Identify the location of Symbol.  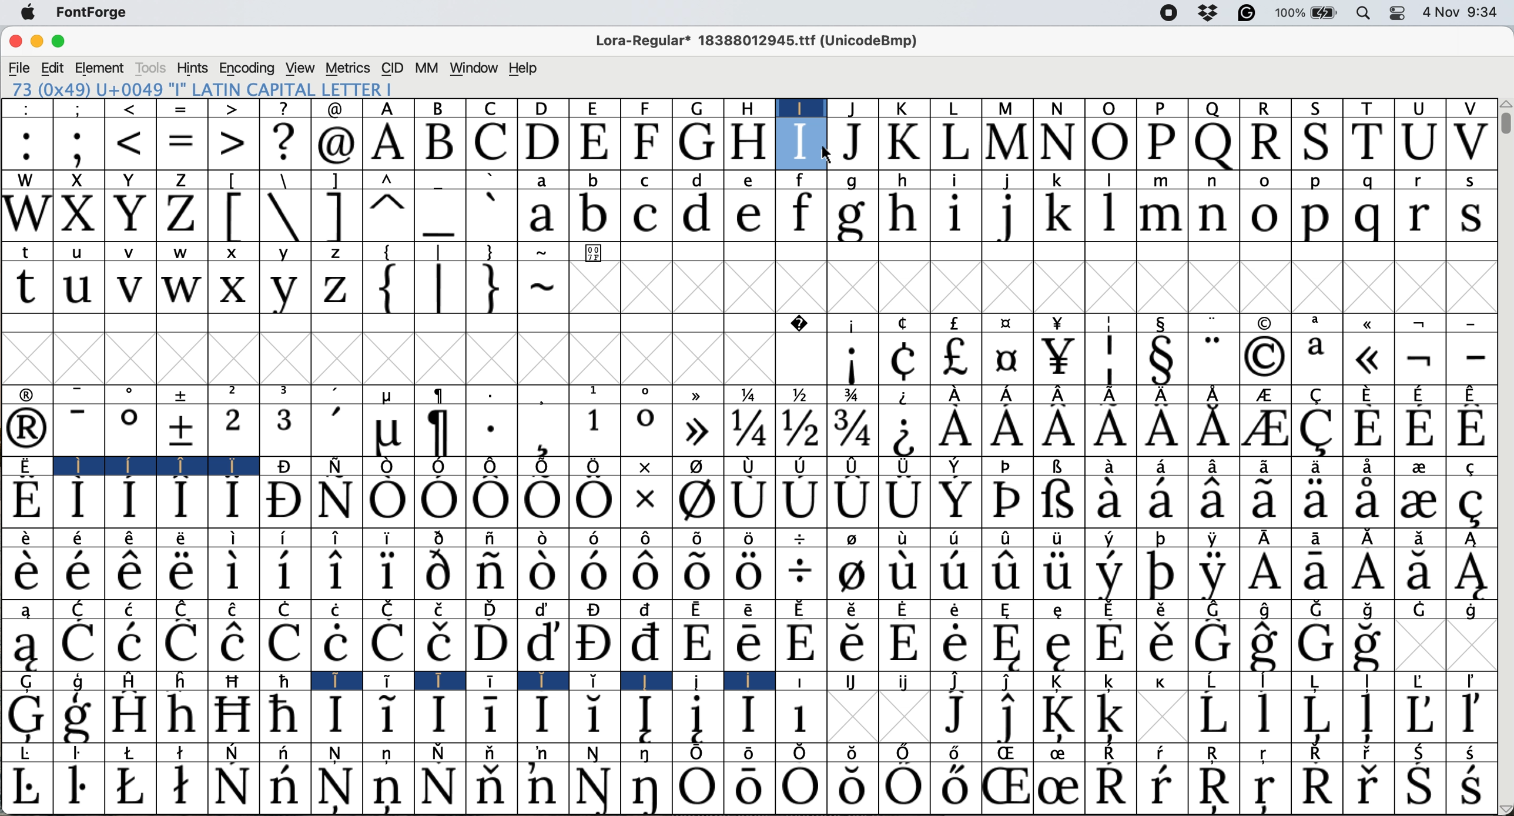
(129, 431).